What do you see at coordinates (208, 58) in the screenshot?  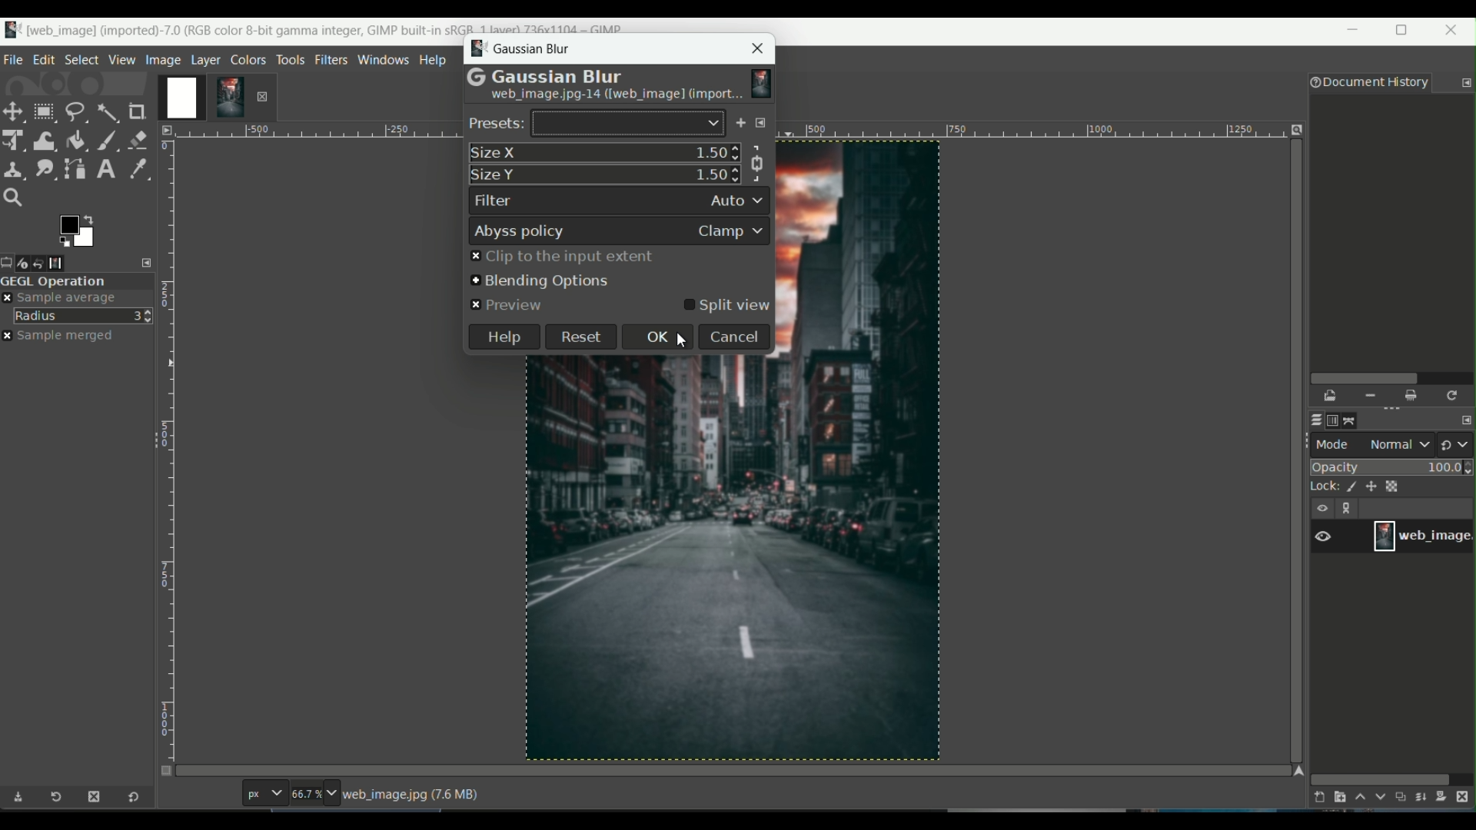 I see `layers tab` at bounding box center [208, 58].